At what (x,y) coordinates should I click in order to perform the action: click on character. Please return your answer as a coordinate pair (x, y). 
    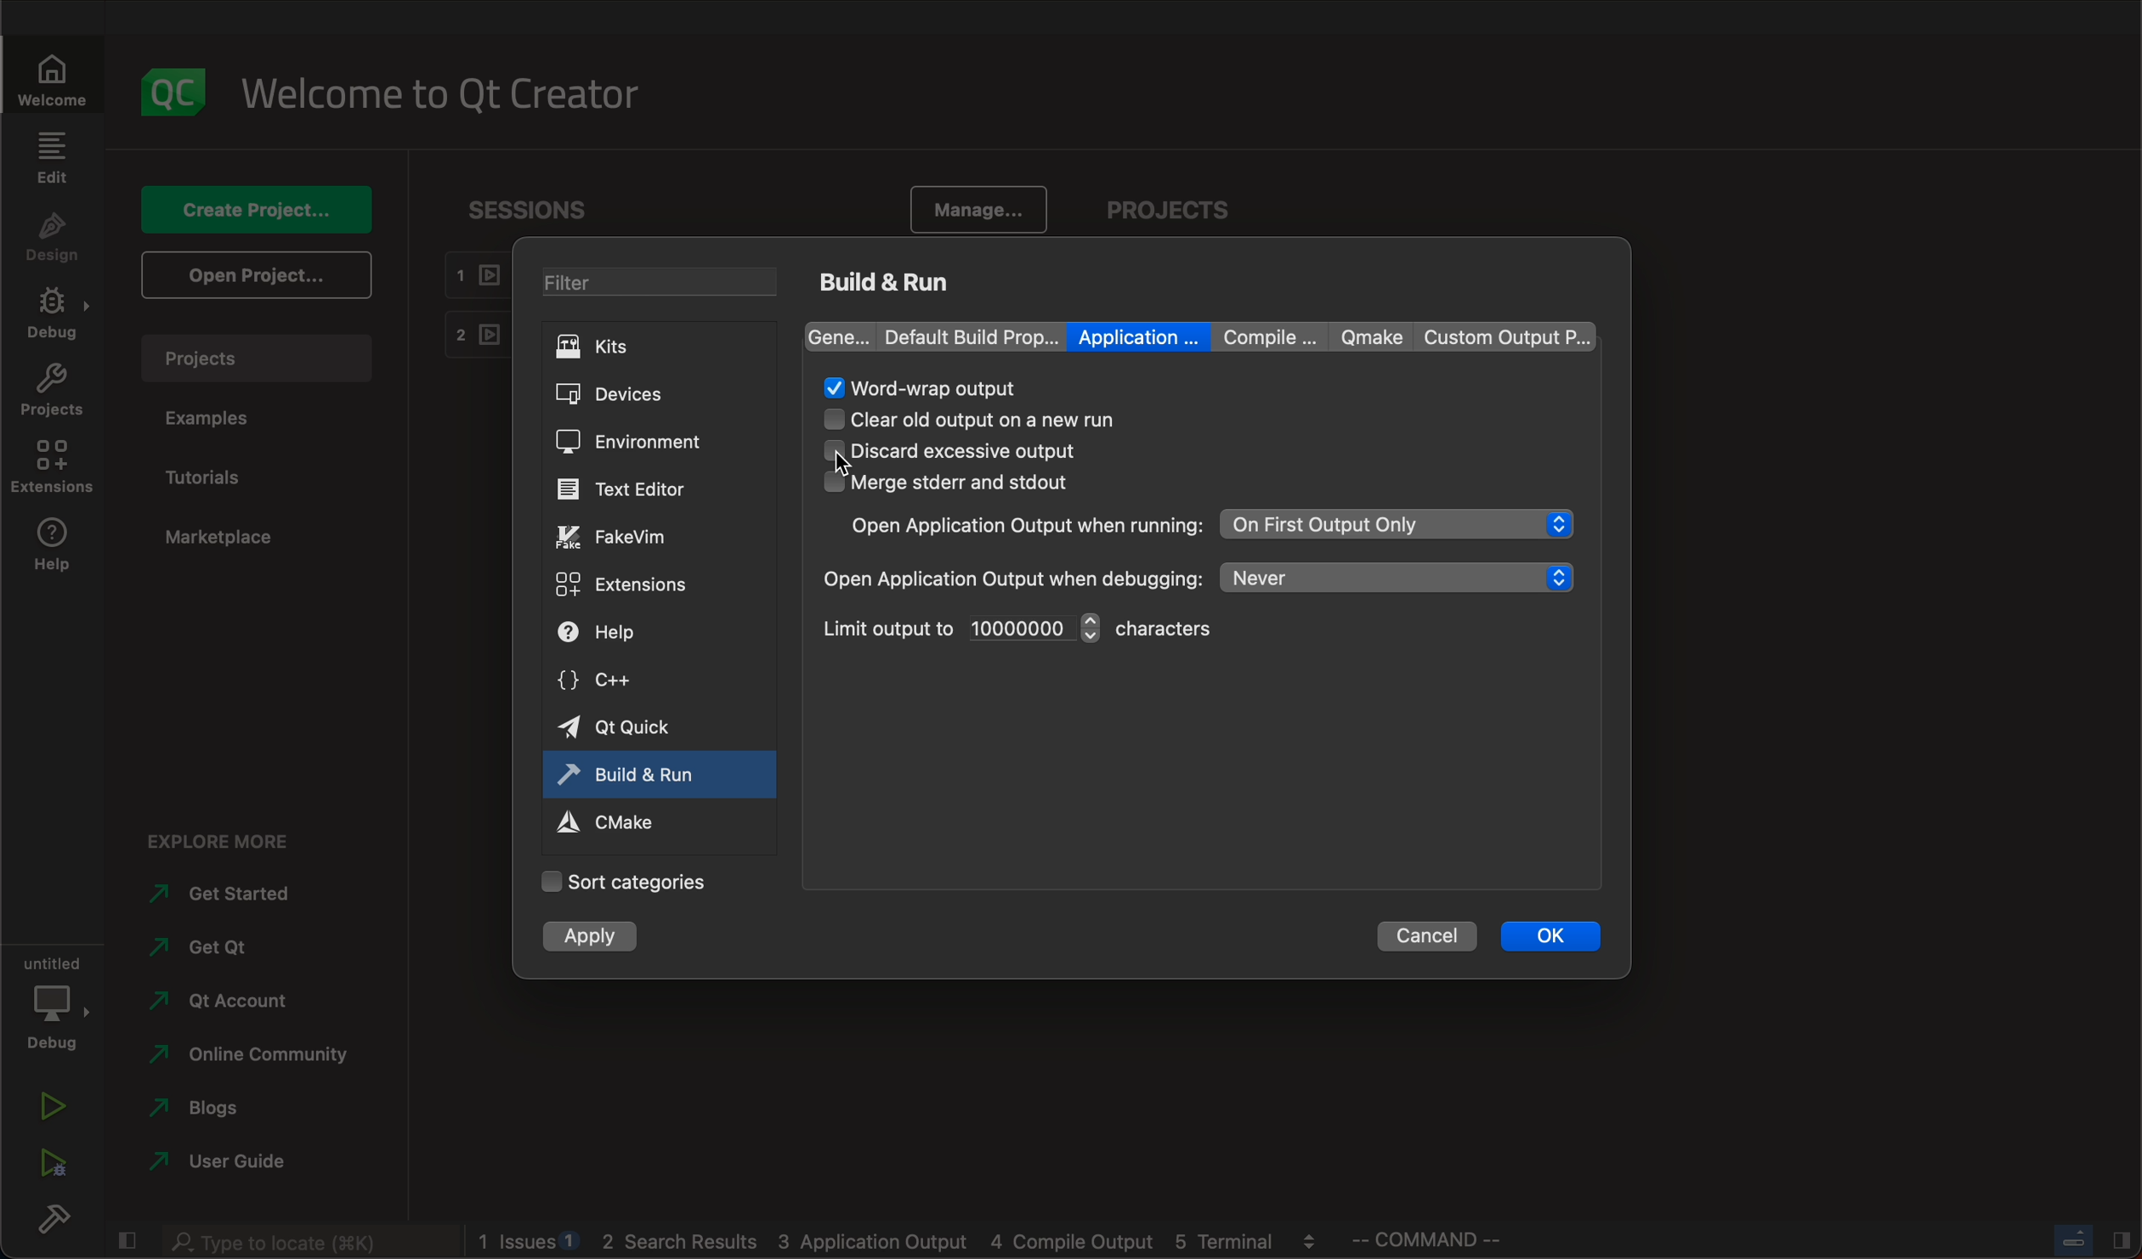
    Looking at the image, I should click on (1175, 629).